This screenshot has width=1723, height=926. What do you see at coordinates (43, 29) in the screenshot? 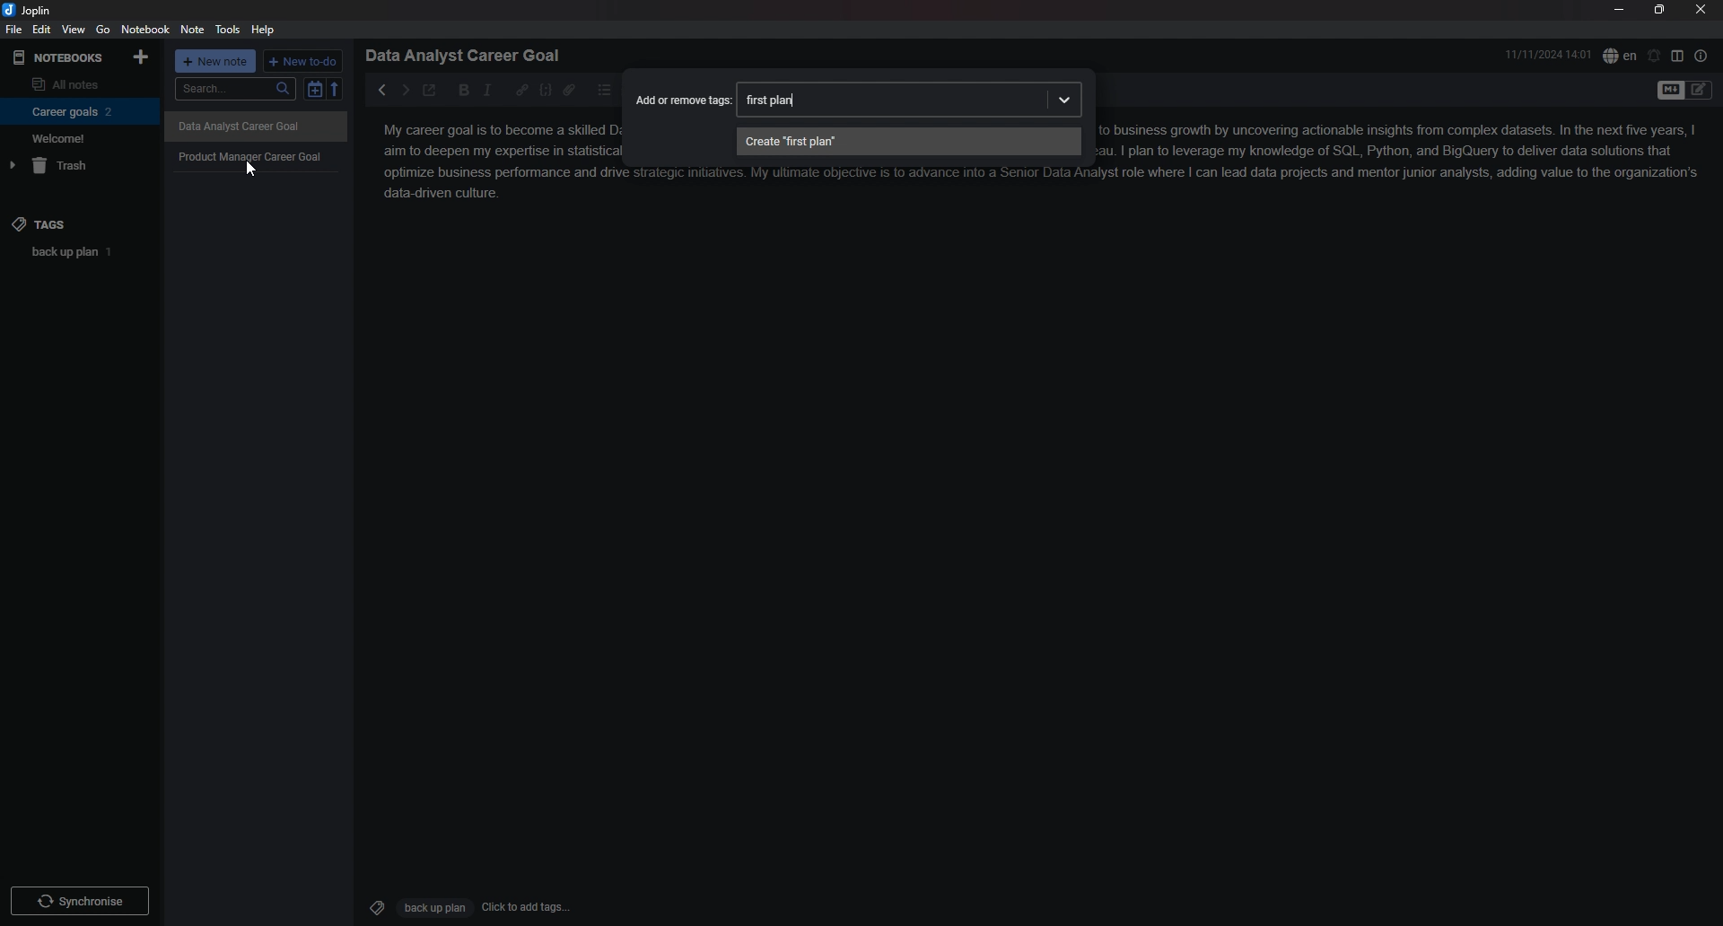
I see `edit` at bounding box center [43, 29].